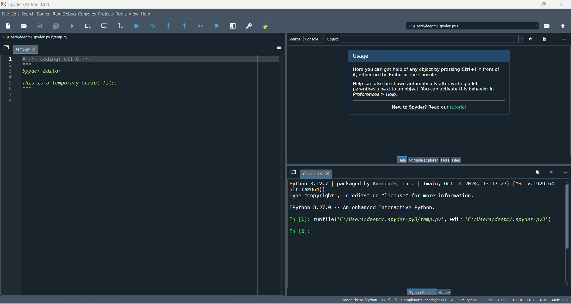 This screenshot has width=571, height=304. Describe the element at coordinates (457, 160) in the screenshot. I see `files` at that location.